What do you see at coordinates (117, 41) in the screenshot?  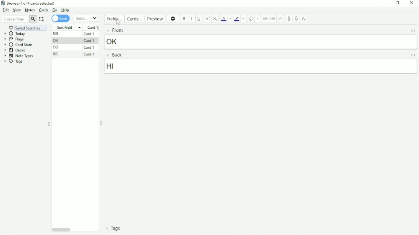 I see `ok` at bounding box center [117, 41].